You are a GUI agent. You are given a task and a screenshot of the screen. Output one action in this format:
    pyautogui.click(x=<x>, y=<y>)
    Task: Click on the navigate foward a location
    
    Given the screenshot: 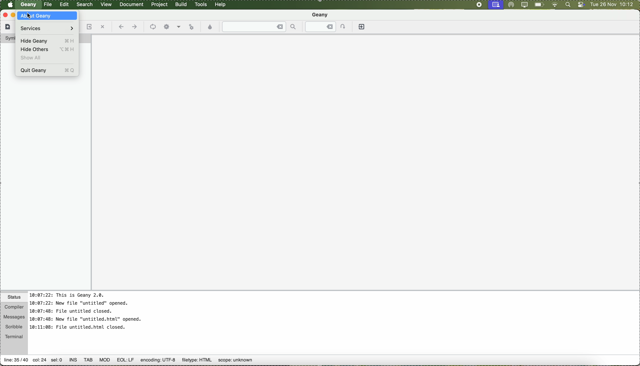 What is the action you would take?
    pyautogui.click(x=134, y=27)
    